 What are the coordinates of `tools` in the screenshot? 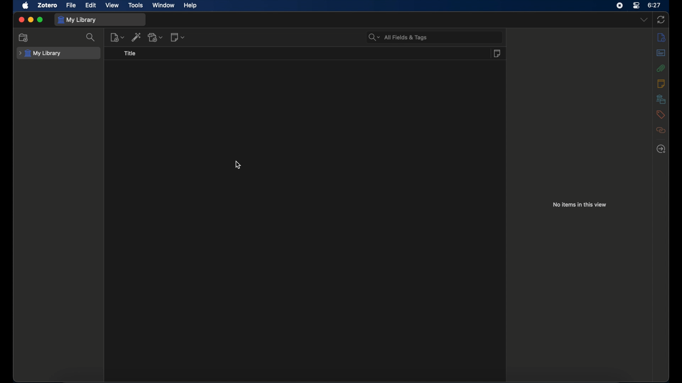 It's located at (136, 5).